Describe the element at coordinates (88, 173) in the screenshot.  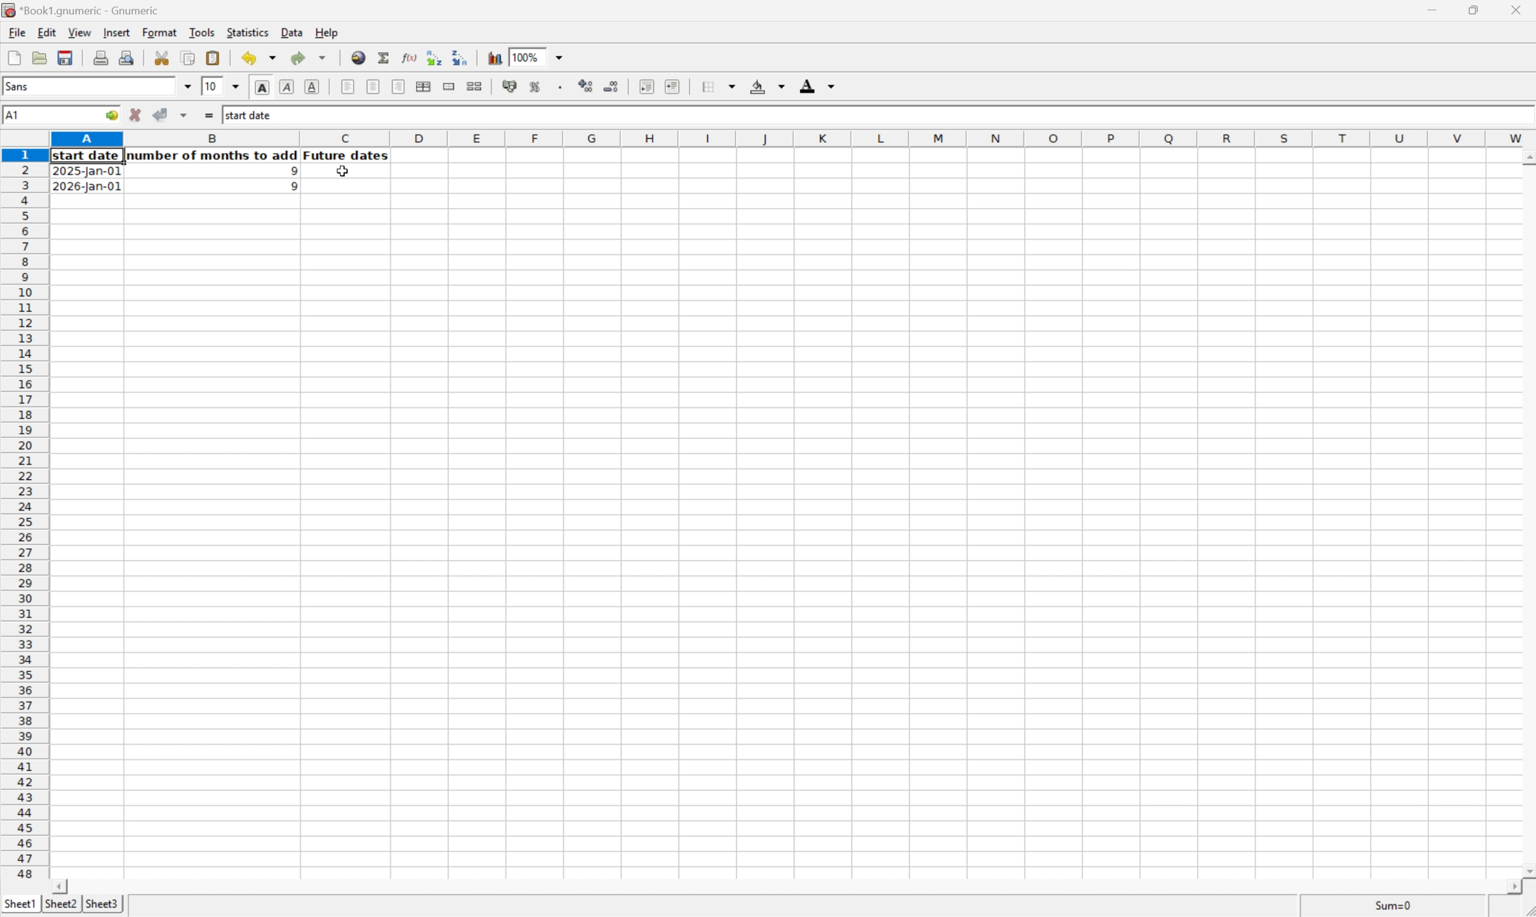
I see `2025-jan-01` at that location.